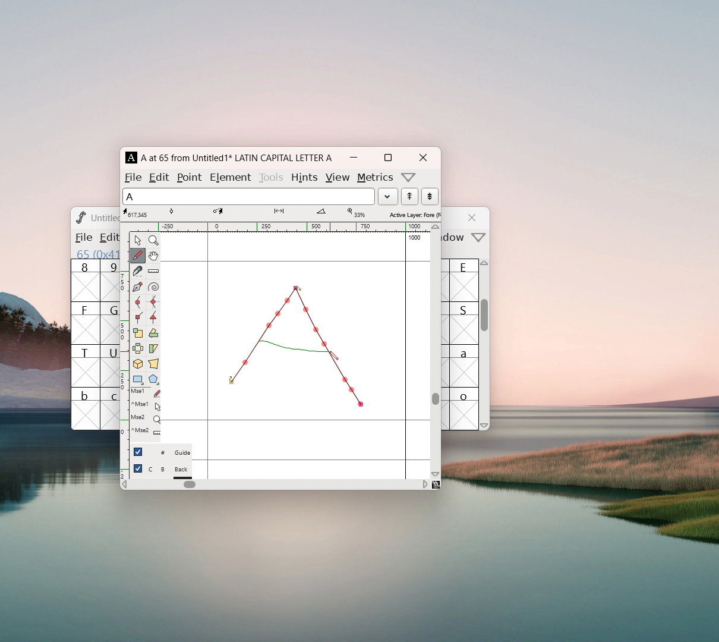 This screenshot has height=642, width=719. What do you see at coordinates (85, 281) in the screenshot?
I see `8` at bounding box center [85, 281].